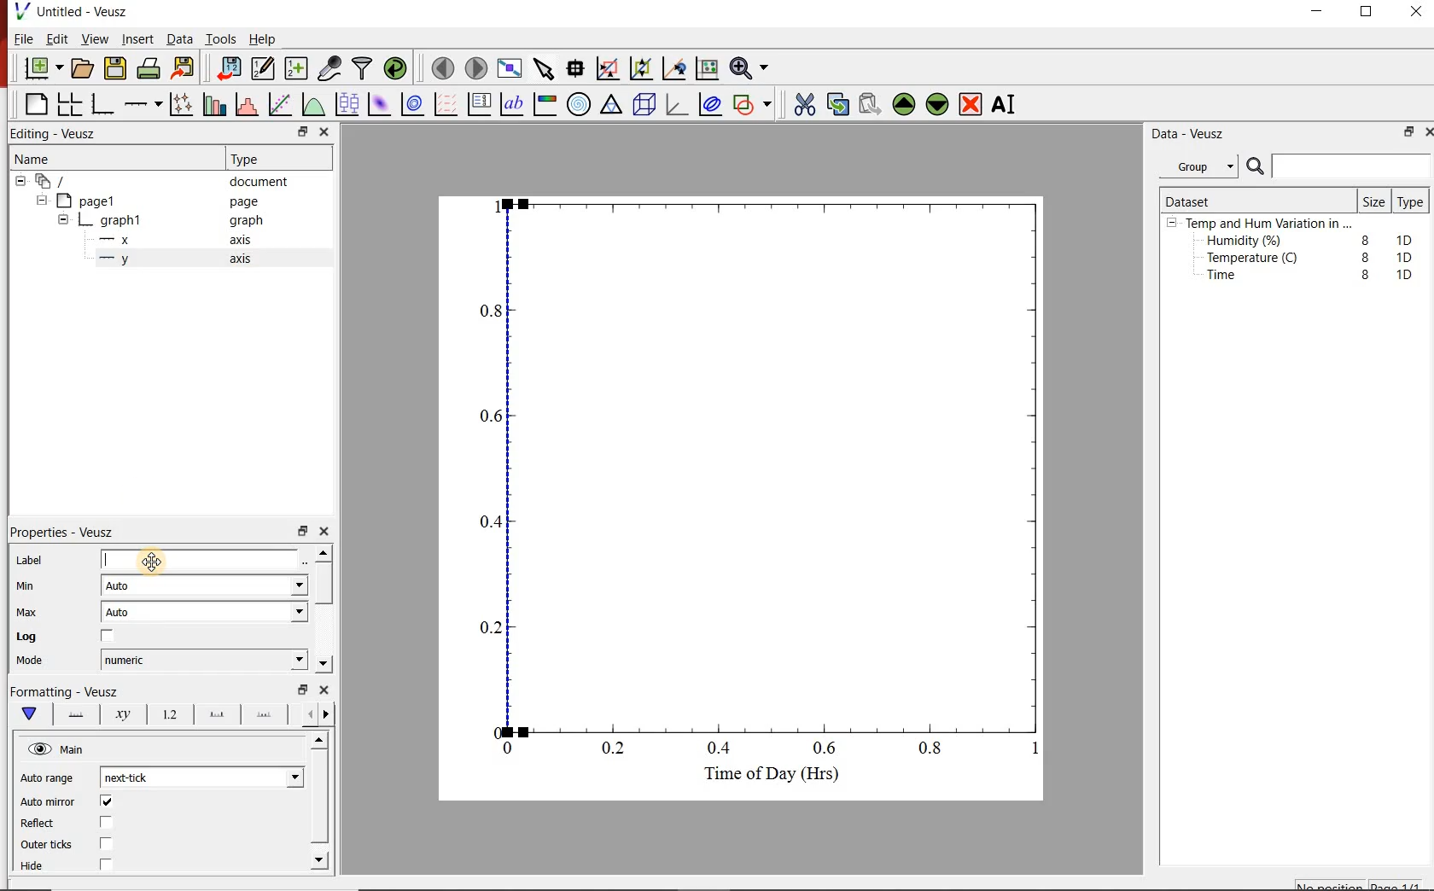  I want to click on File, so click(20, 38).